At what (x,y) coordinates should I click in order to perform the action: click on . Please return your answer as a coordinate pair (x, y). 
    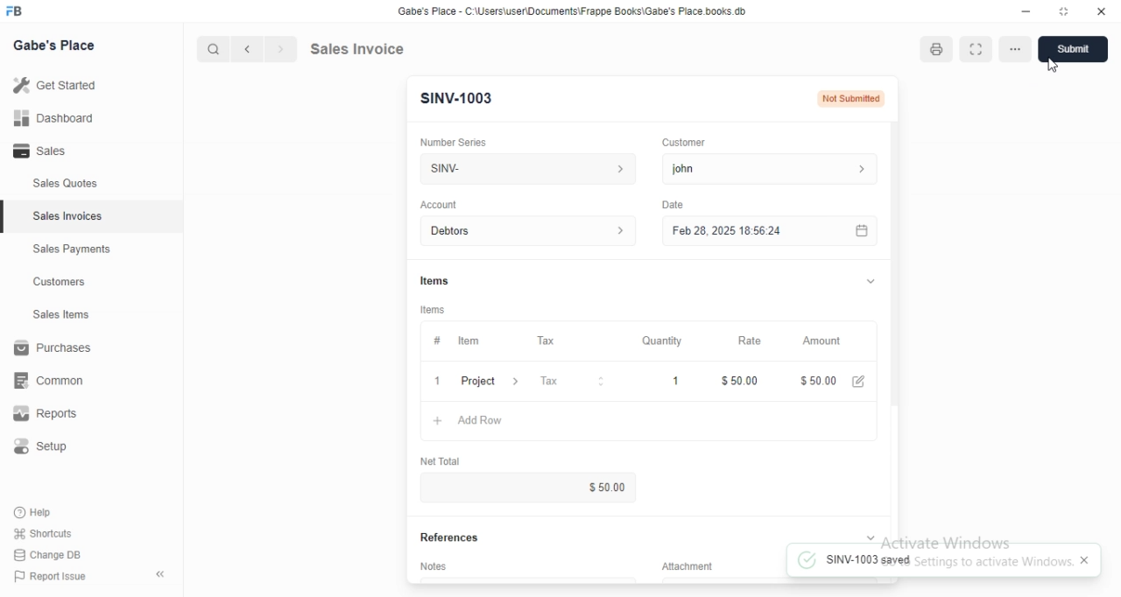
    Looking at the image, I should click on (437, 280).